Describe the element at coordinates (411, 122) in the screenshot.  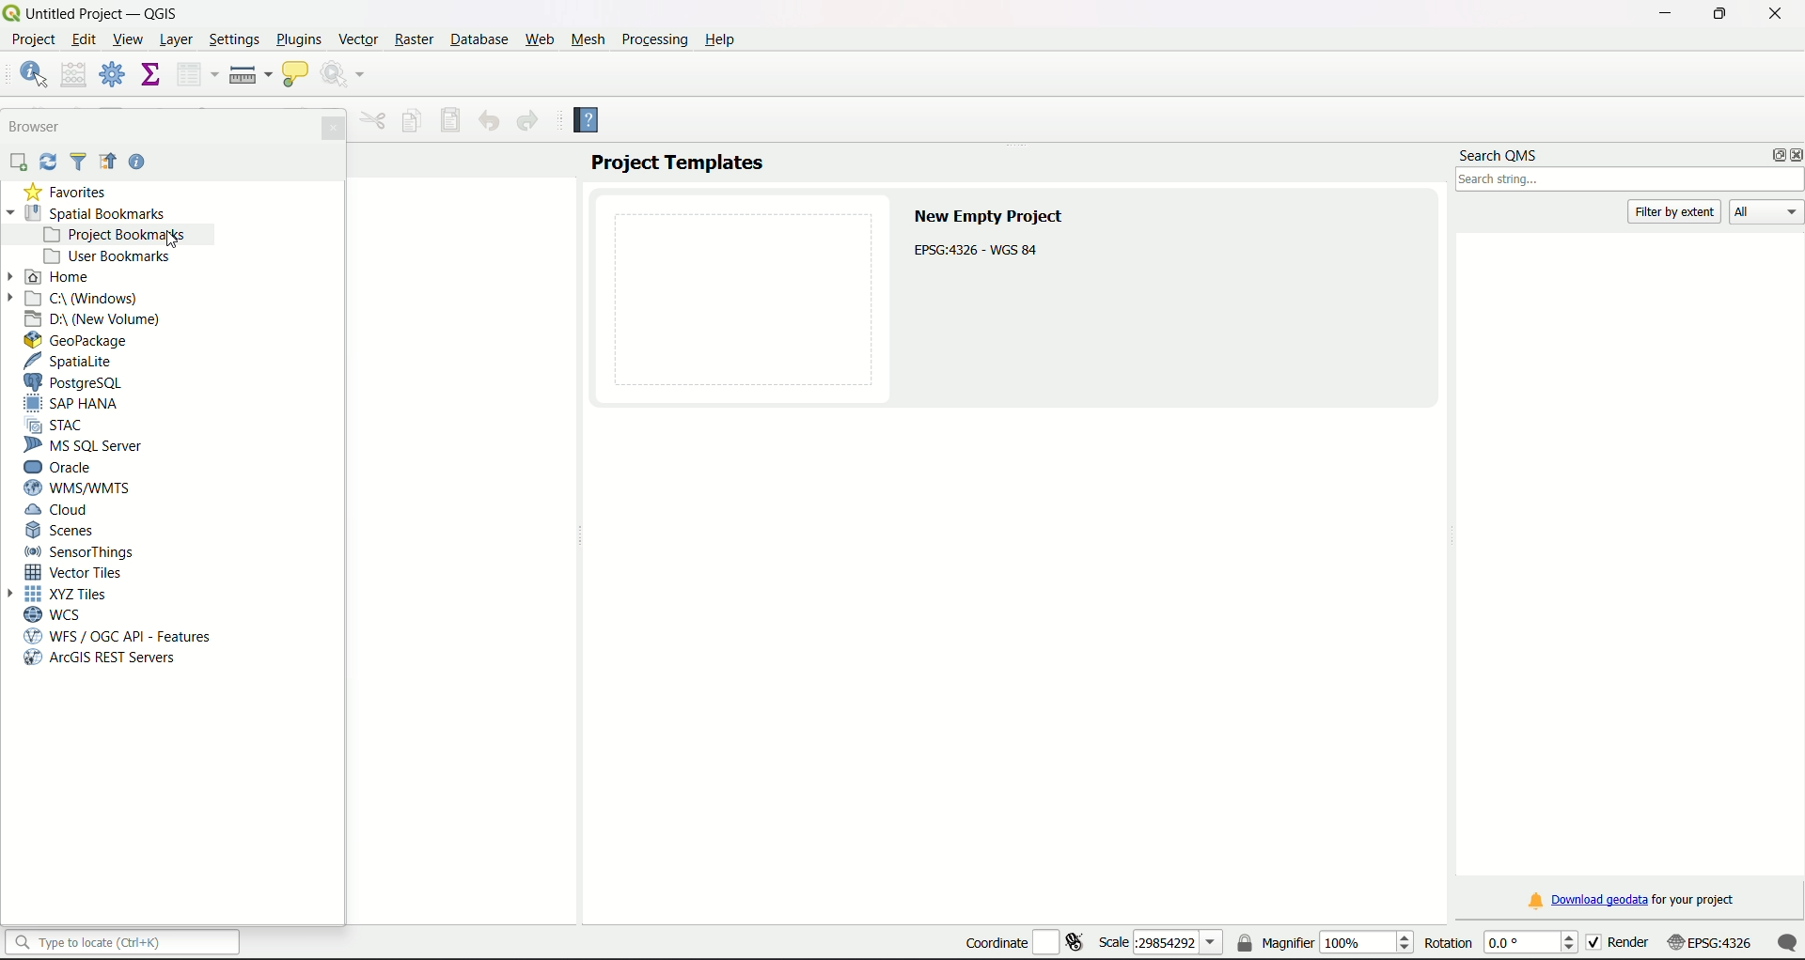
I see `Copy feature` at that location.